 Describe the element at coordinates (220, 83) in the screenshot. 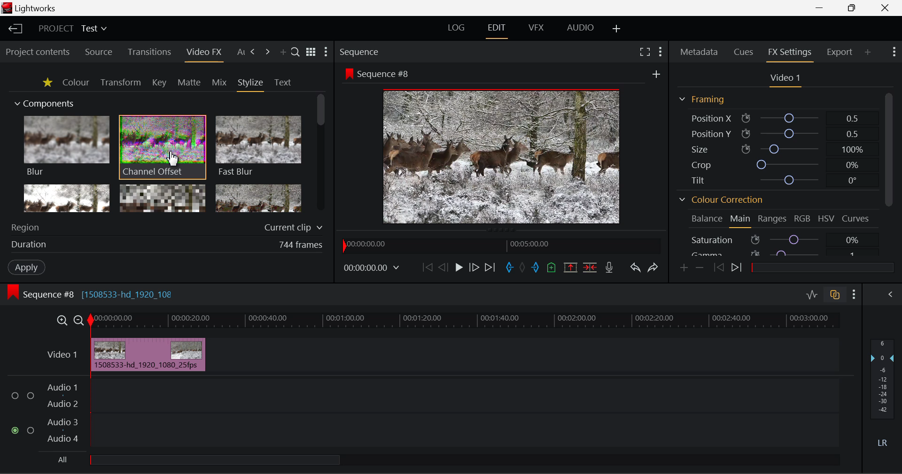

I see `Mix` at that location.